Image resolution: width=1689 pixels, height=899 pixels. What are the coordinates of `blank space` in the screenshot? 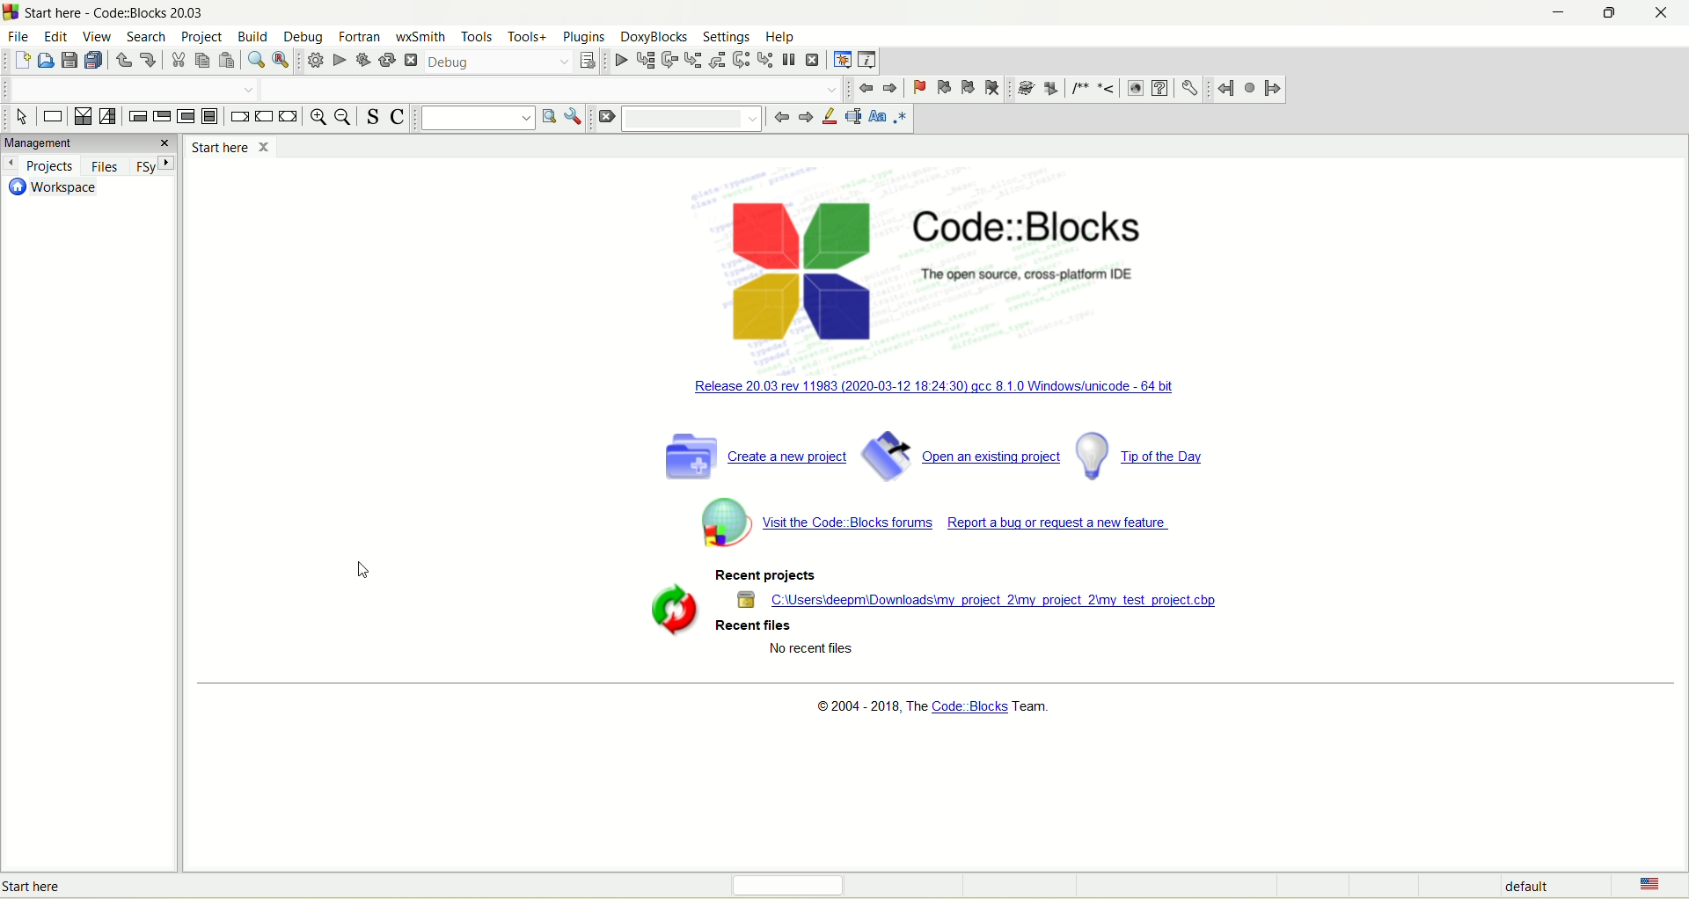 It's located at (556, 88).